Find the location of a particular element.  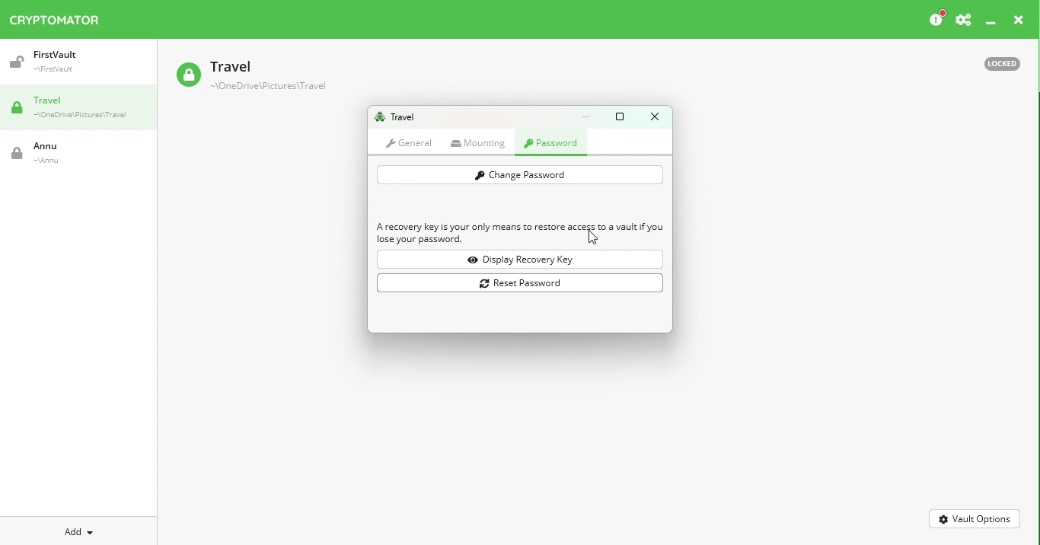

Preferences is located at coordinates (963, 21).